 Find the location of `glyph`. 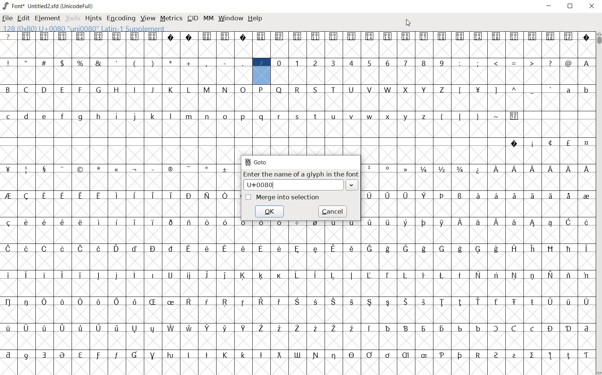

glyph is located at coordinates (495, 328).